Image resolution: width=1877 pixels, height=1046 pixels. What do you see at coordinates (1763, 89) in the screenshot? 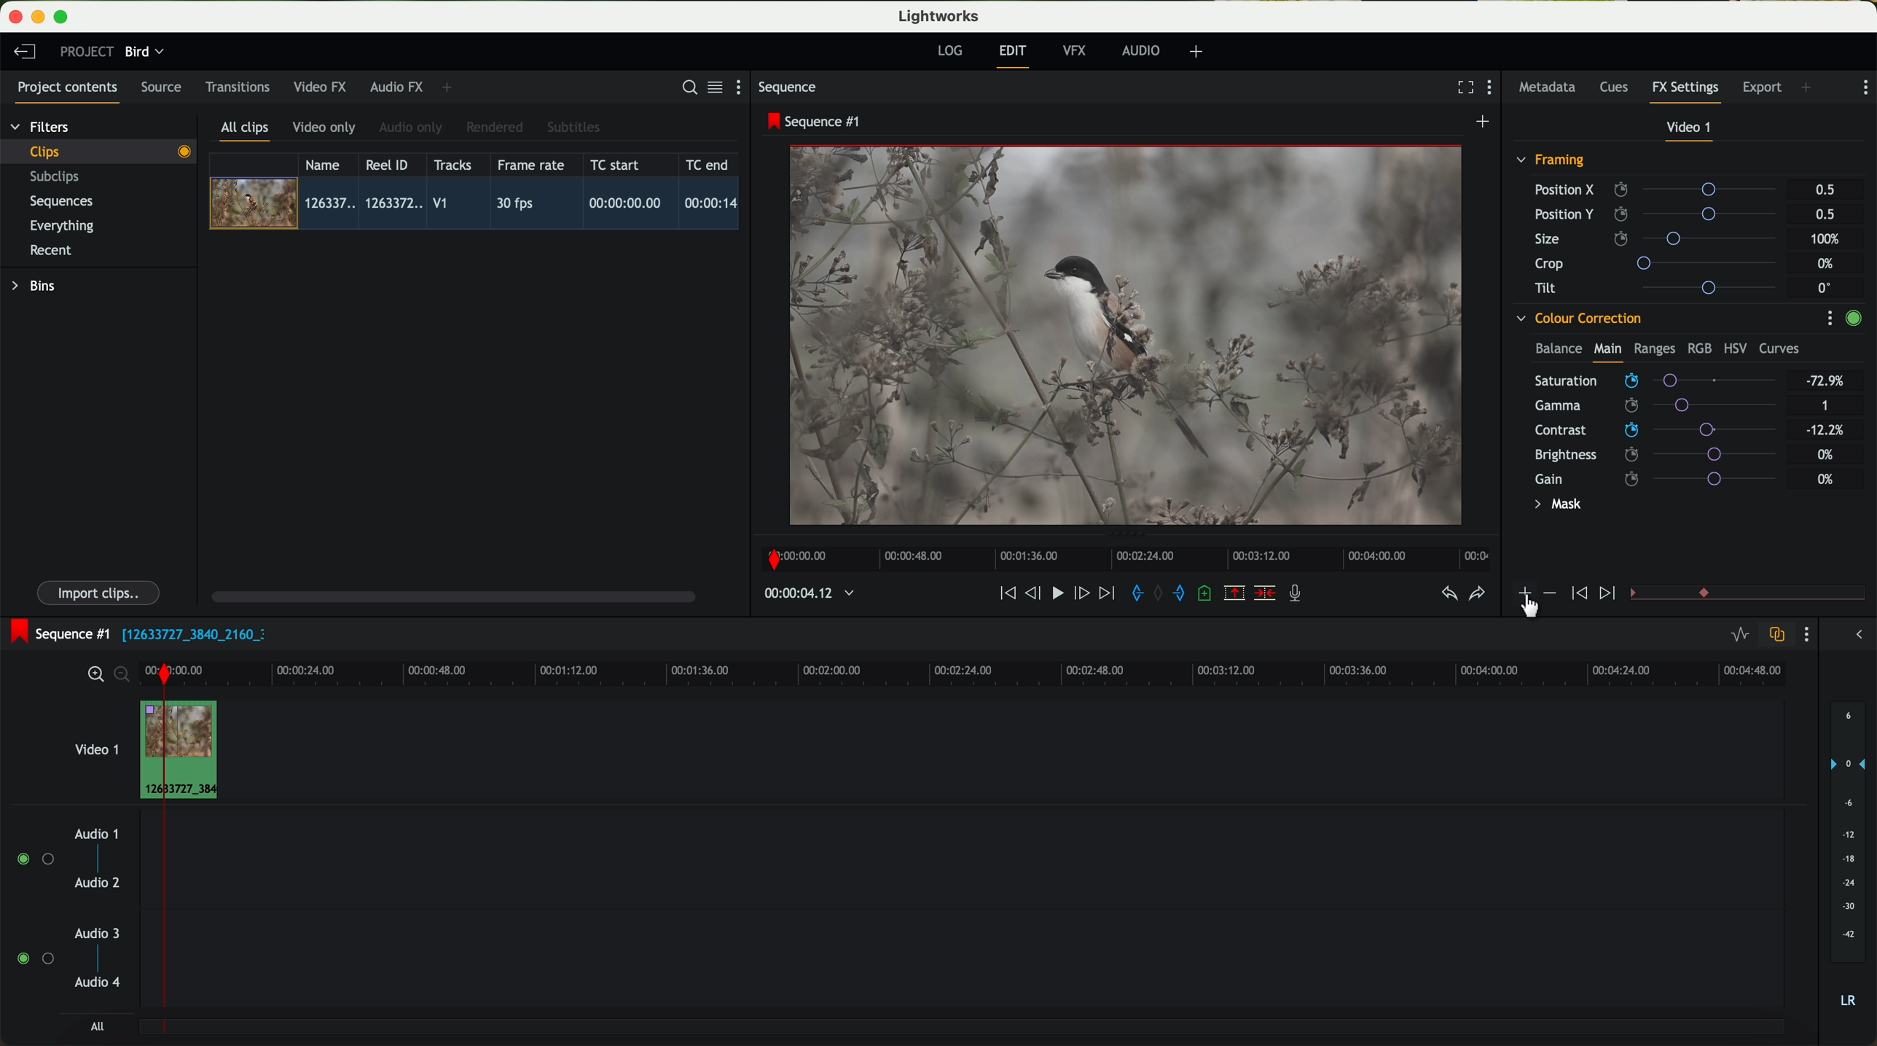
I see `export` at bounding box center [1763, 89].